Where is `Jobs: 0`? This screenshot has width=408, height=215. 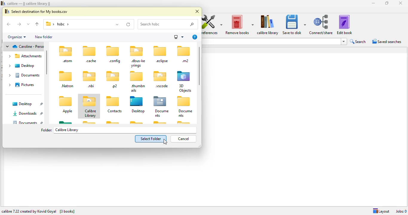
Jobs: 0 is located at coordinates (401, 211).